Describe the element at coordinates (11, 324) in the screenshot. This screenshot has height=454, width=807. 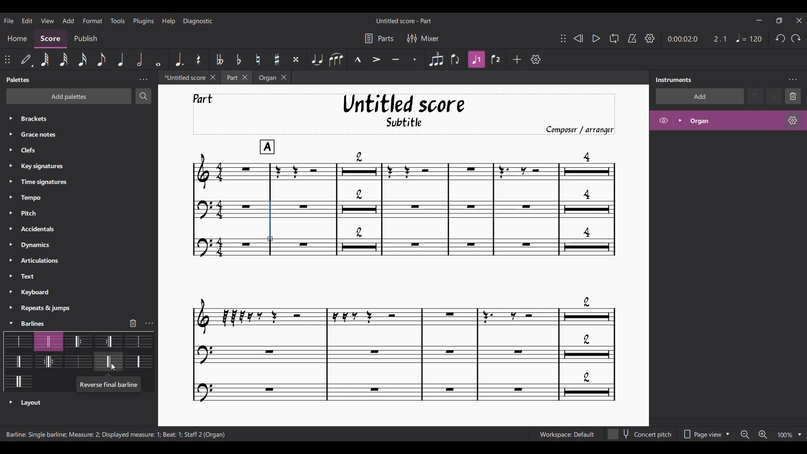
I see `Click to collapse` at that location.